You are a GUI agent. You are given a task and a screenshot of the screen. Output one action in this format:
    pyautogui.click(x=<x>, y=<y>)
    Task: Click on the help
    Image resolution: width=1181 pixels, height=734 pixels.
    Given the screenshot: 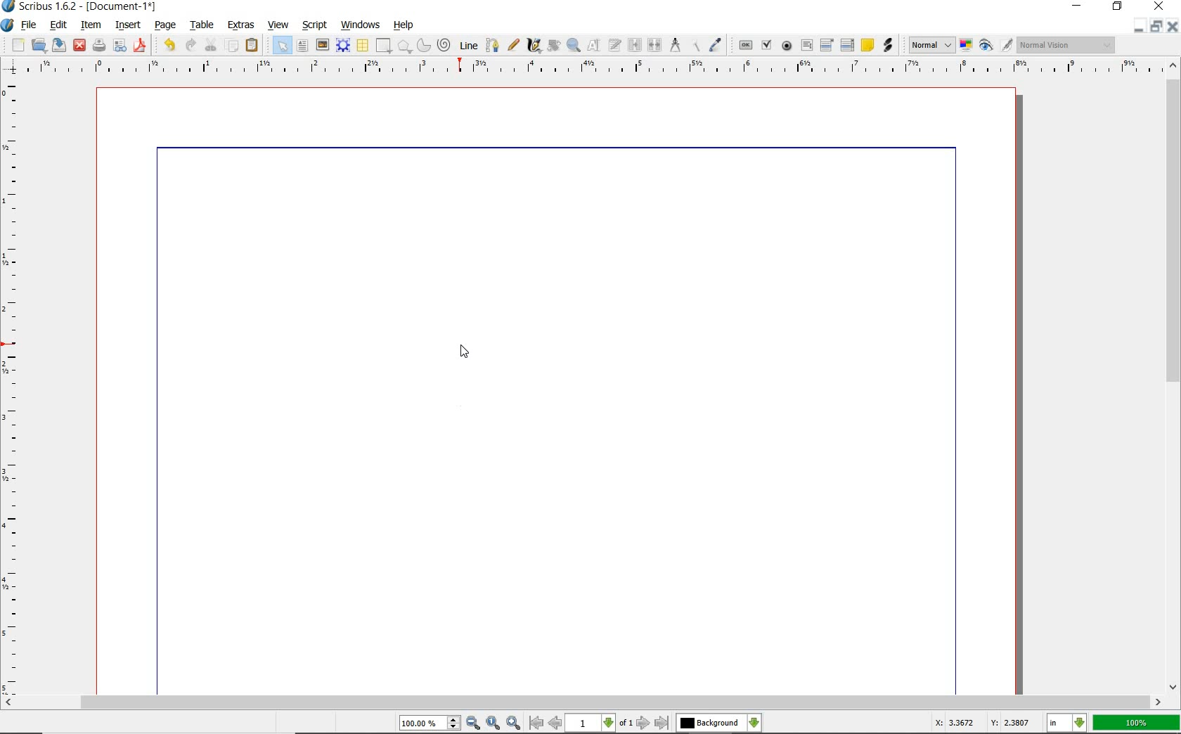 What is the action you would take?
    pyautogui.click(x=403, y=25)
    